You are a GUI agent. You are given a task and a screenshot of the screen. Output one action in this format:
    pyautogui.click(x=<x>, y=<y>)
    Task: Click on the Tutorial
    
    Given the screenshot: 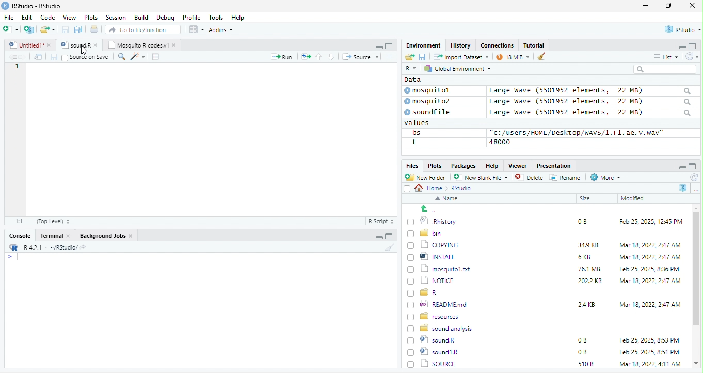 What is the action you would take?
    pyautogui.click(x=535, y=45)
    